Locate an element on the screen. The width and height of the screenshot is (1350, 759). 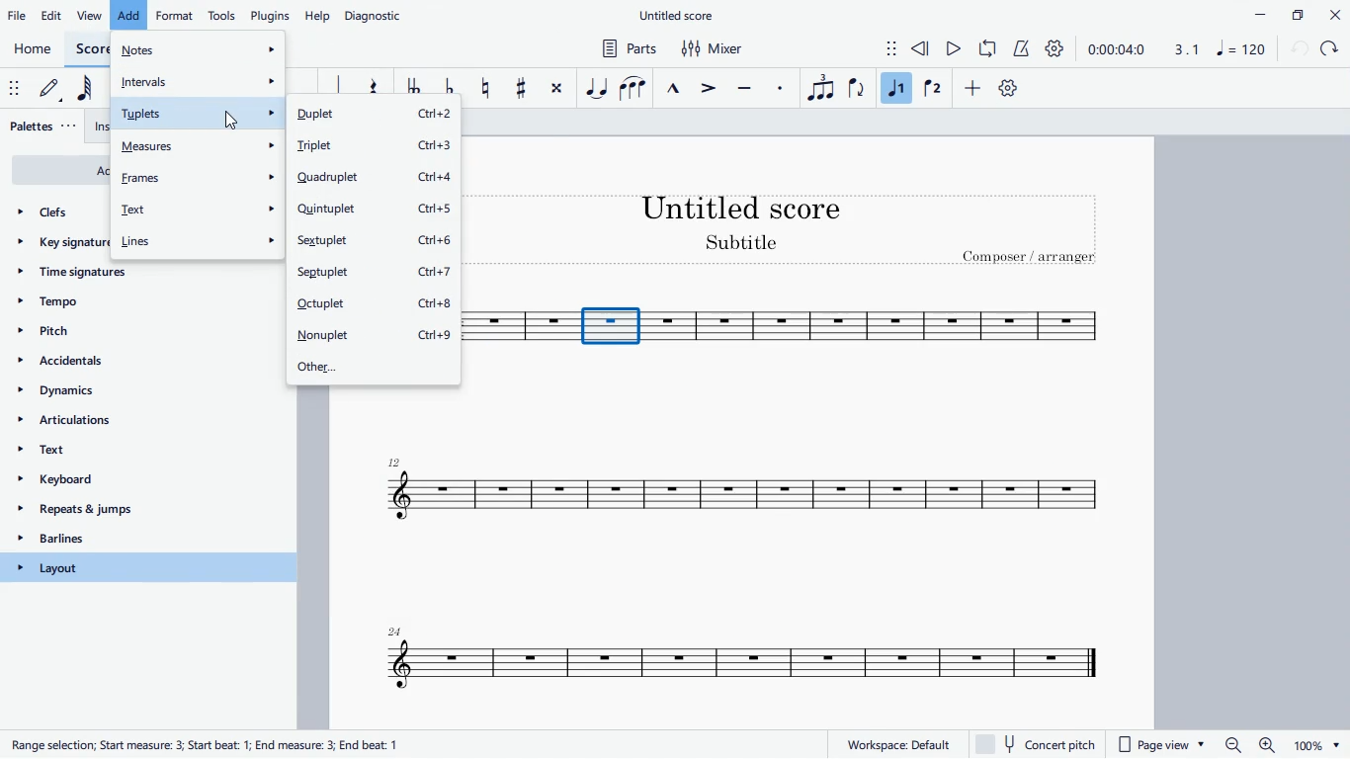
score is located at coordinates (726, 660).